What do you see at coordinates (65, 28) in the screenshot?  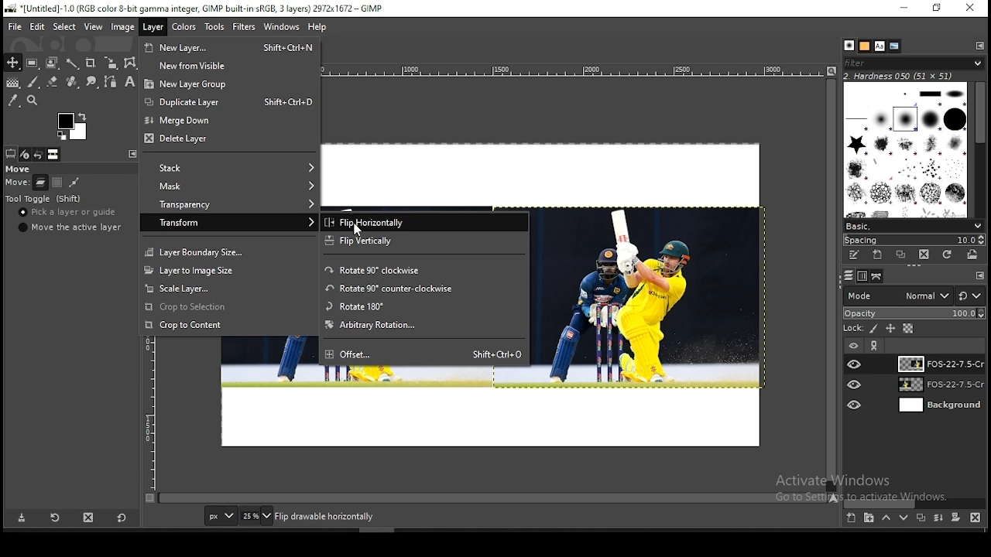 I see `select` at bounding box center [65, 28].